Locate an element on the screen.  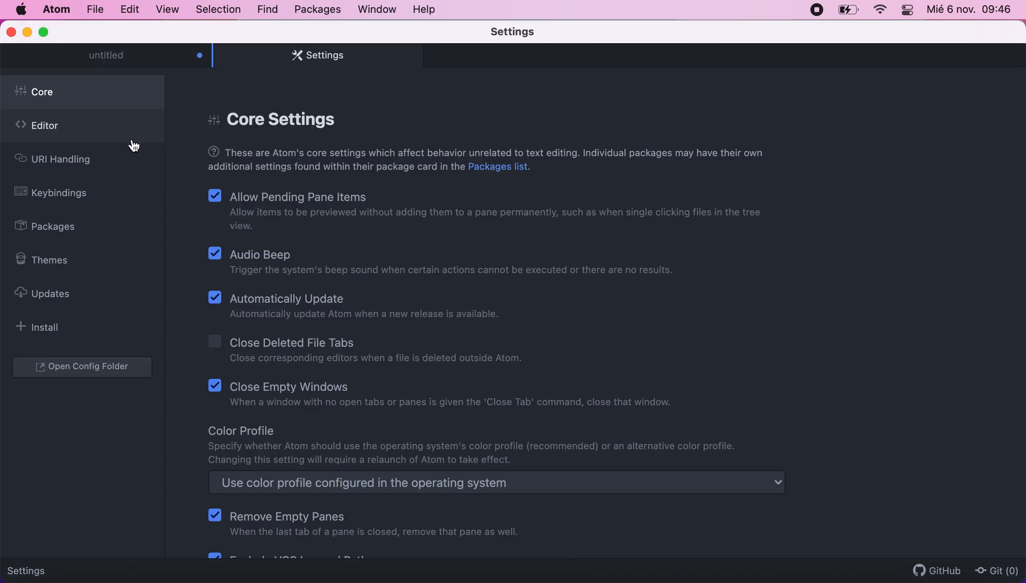
untitled is located at coordinates (108, 54).